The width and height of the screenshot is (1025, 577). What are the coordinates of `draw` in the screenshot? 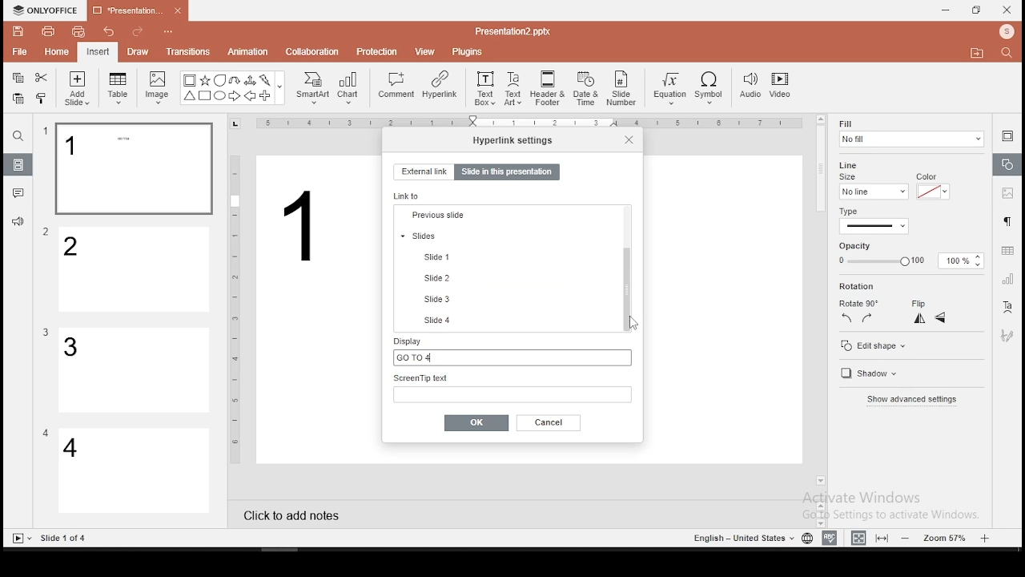 It's located at (139, 51).